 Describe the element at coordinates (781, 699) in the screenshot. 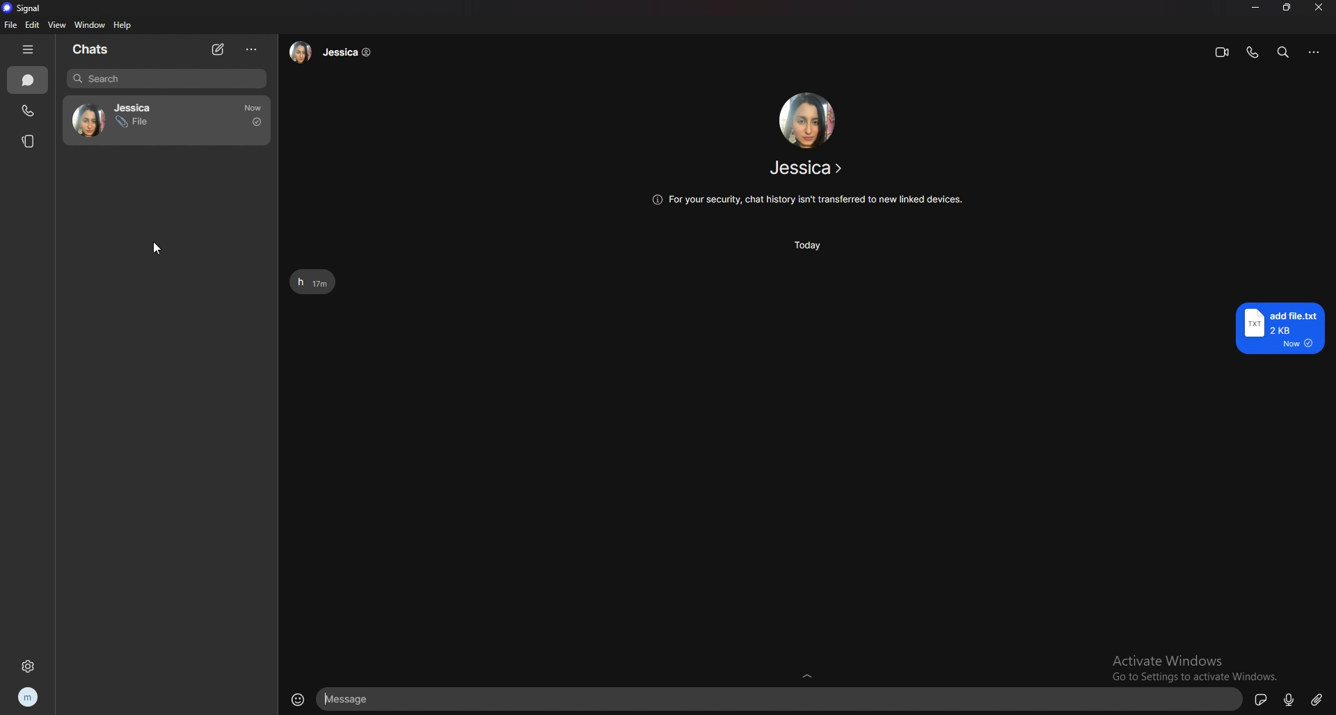

I see `text box` at that location.